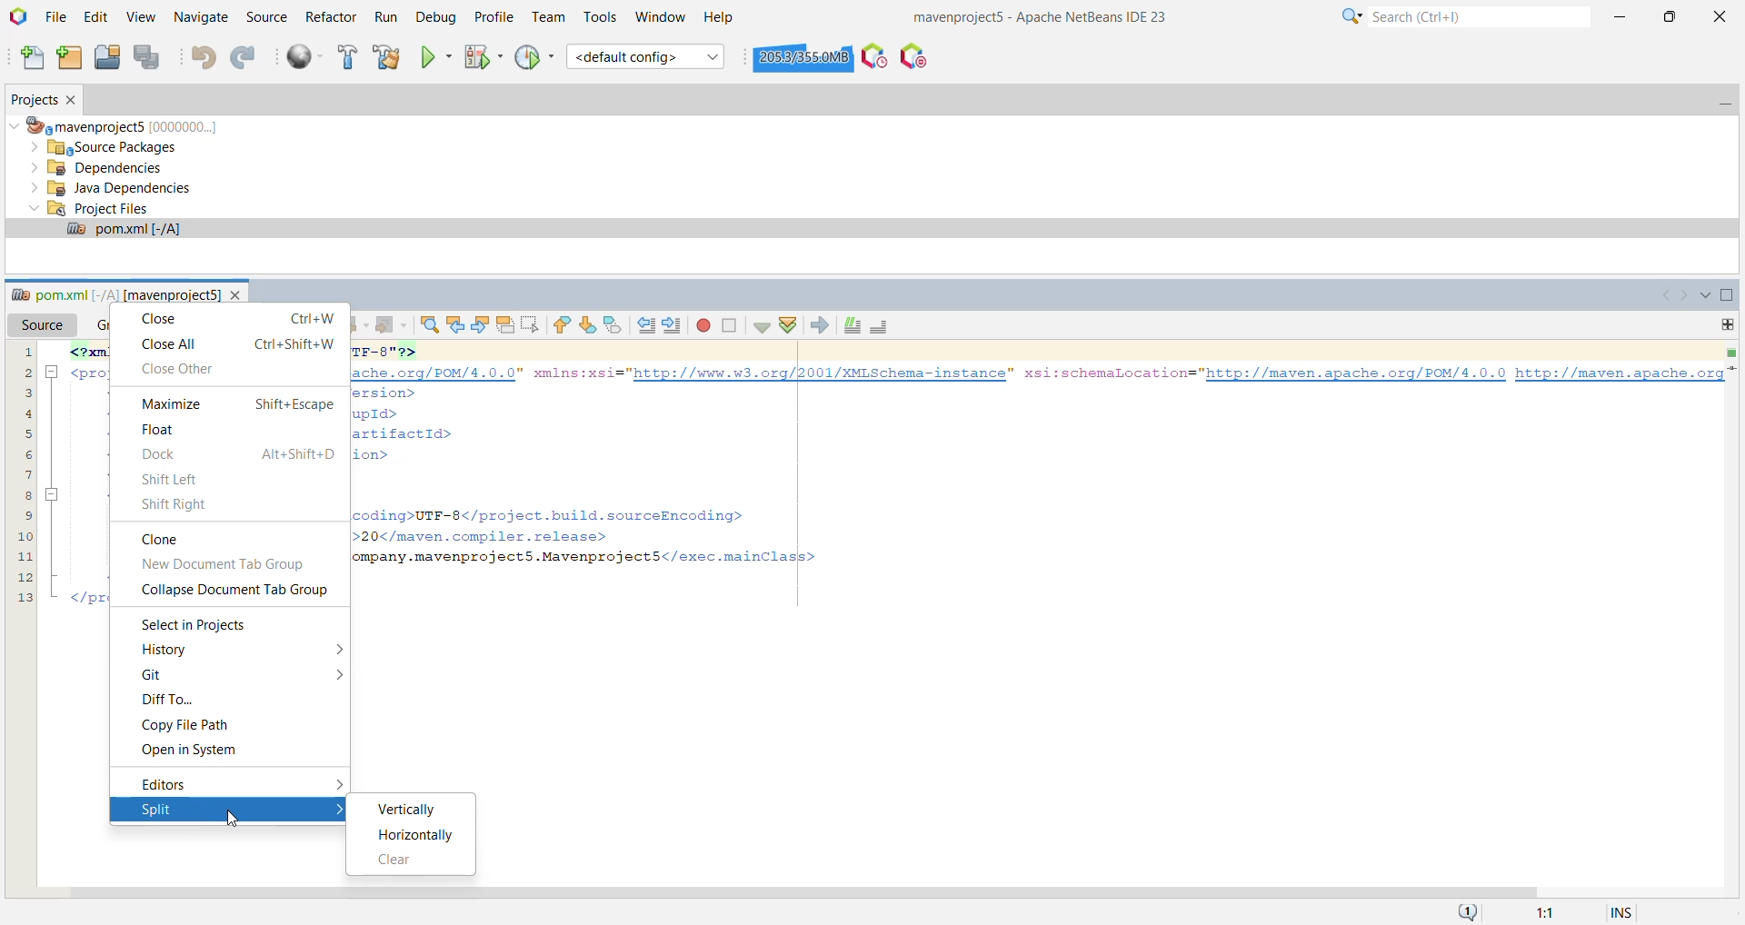  I want to click on Select in Projects, so click(198, 625).